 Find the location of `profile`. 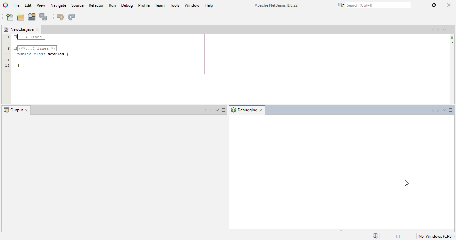

profile is located at coordinates (144, 5).